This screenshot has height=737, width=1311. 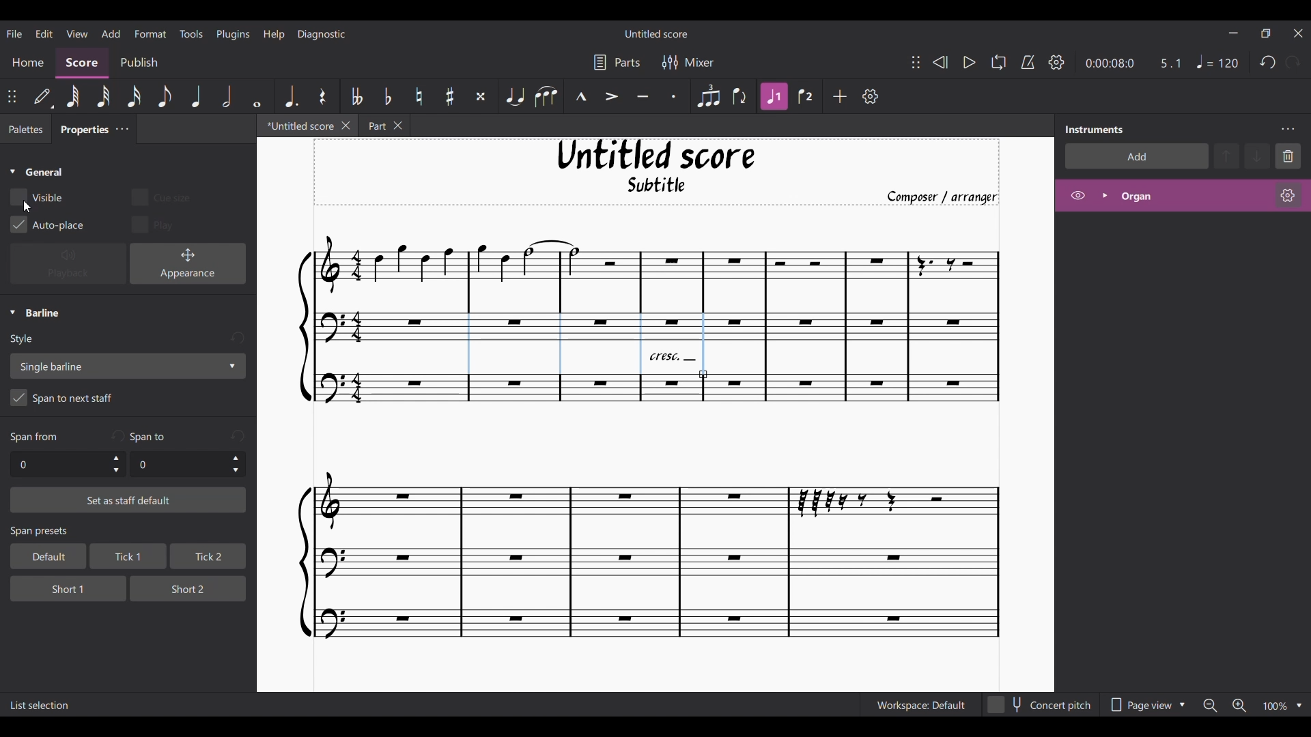 What do you see at coordinates (658, 188) in the screenshot?
I see `Subtitle` at bounding box center [658, 188].